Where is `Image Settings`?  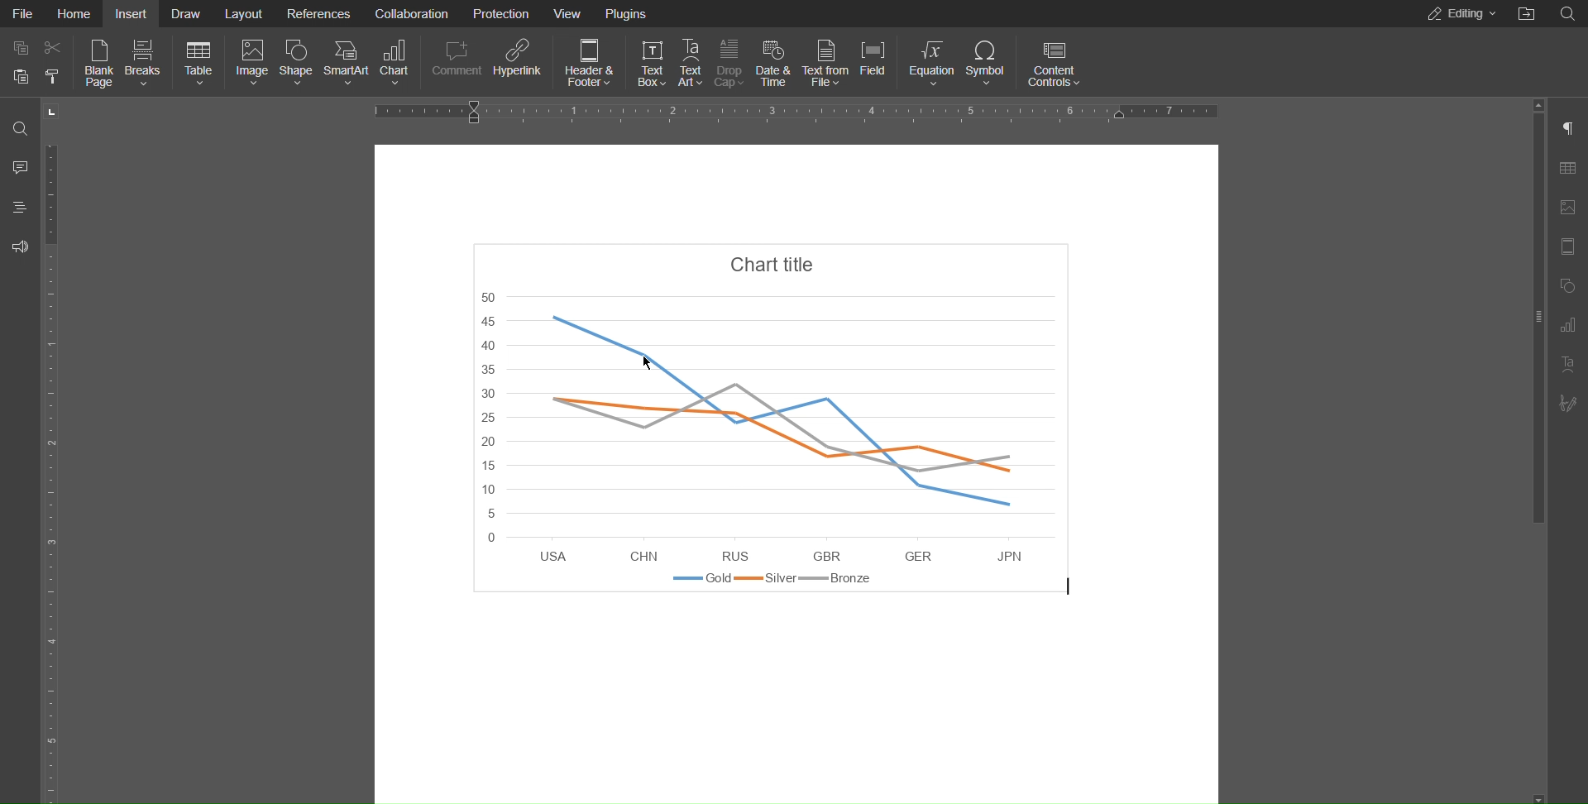 Image Settings is located at coordinates (1568, 206).